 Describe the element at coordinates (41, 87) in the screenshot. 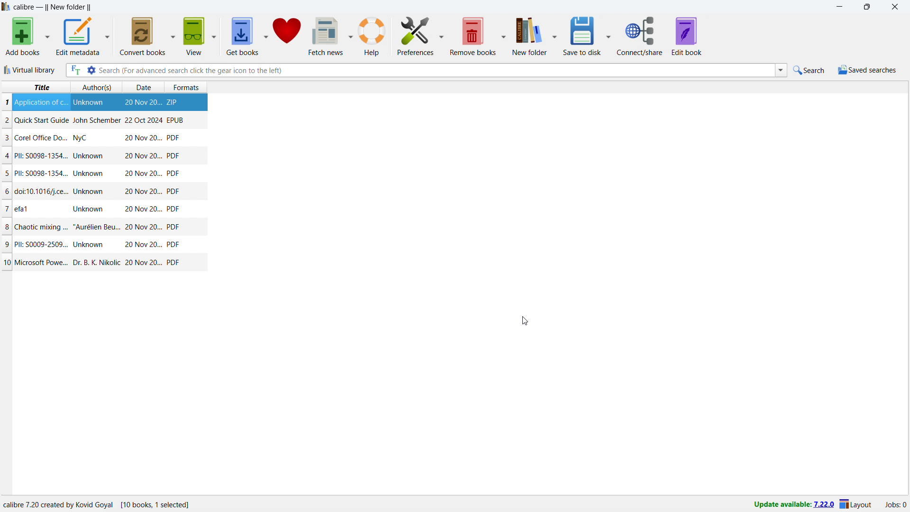

I see `title` at that location.